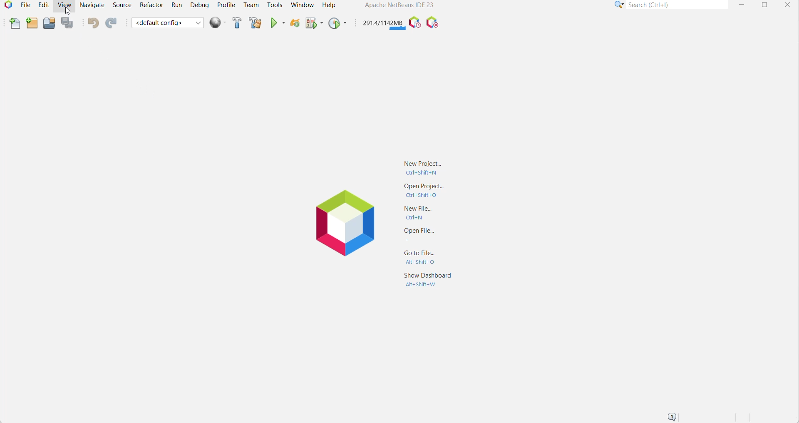  I want to click on Team, so click(251, 5).